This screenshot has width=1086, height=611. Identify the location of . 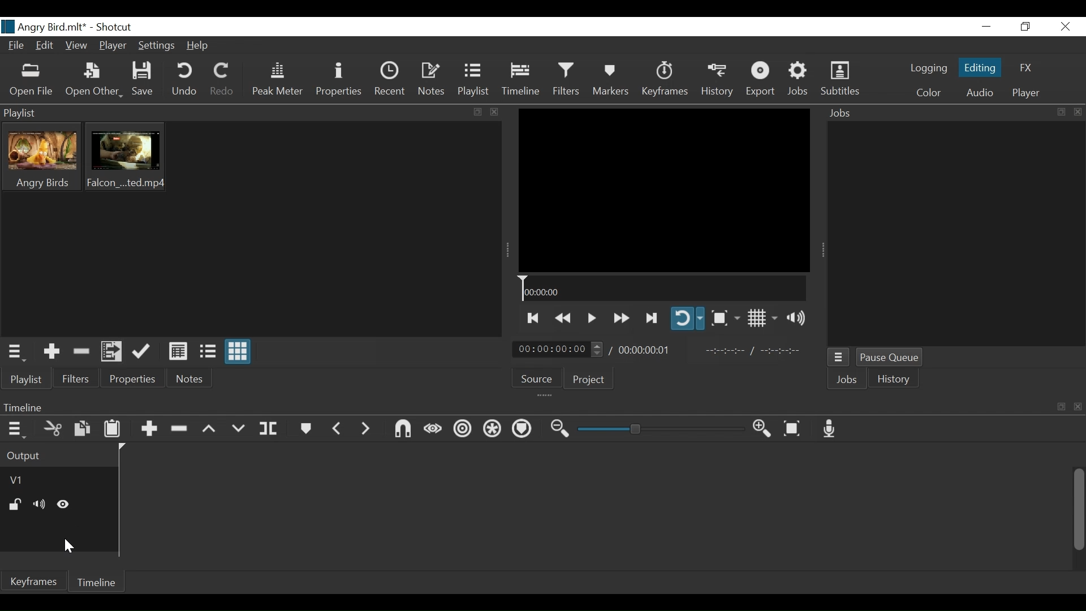
(610, 80).